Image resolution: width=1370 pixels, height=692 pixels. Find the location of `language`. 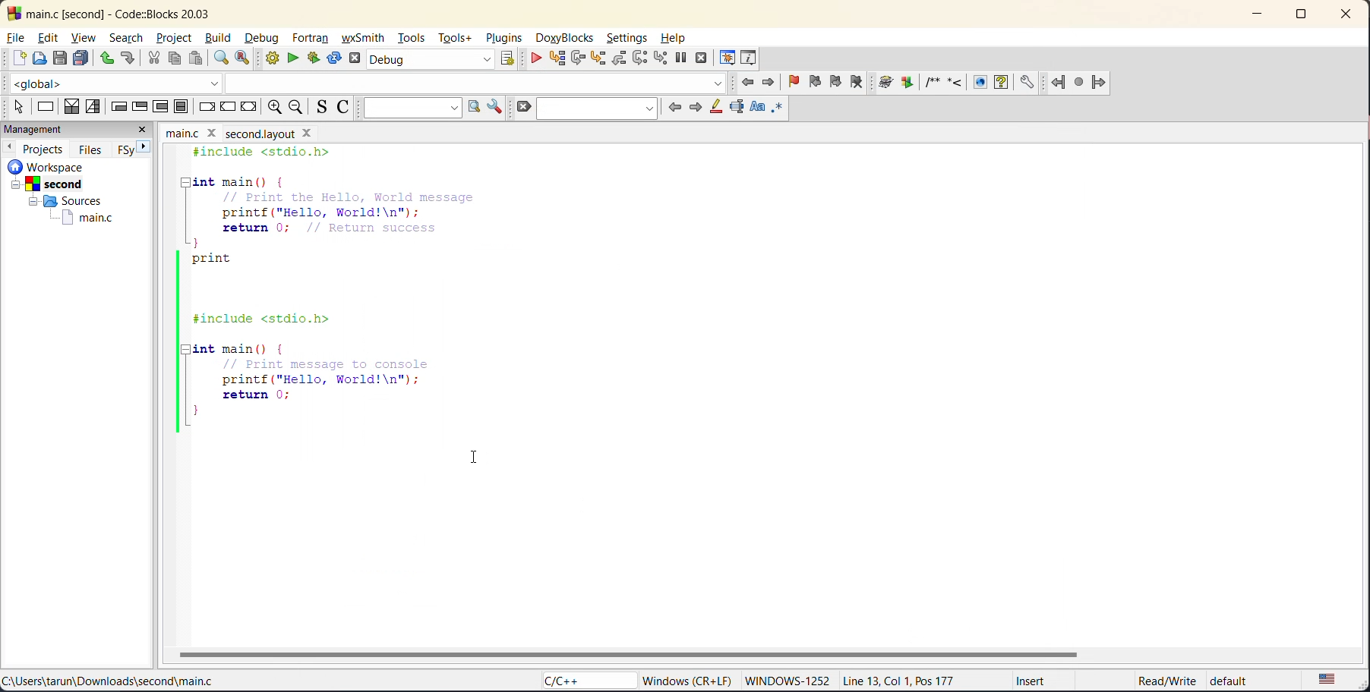

language is located at coordinates (581, 681).